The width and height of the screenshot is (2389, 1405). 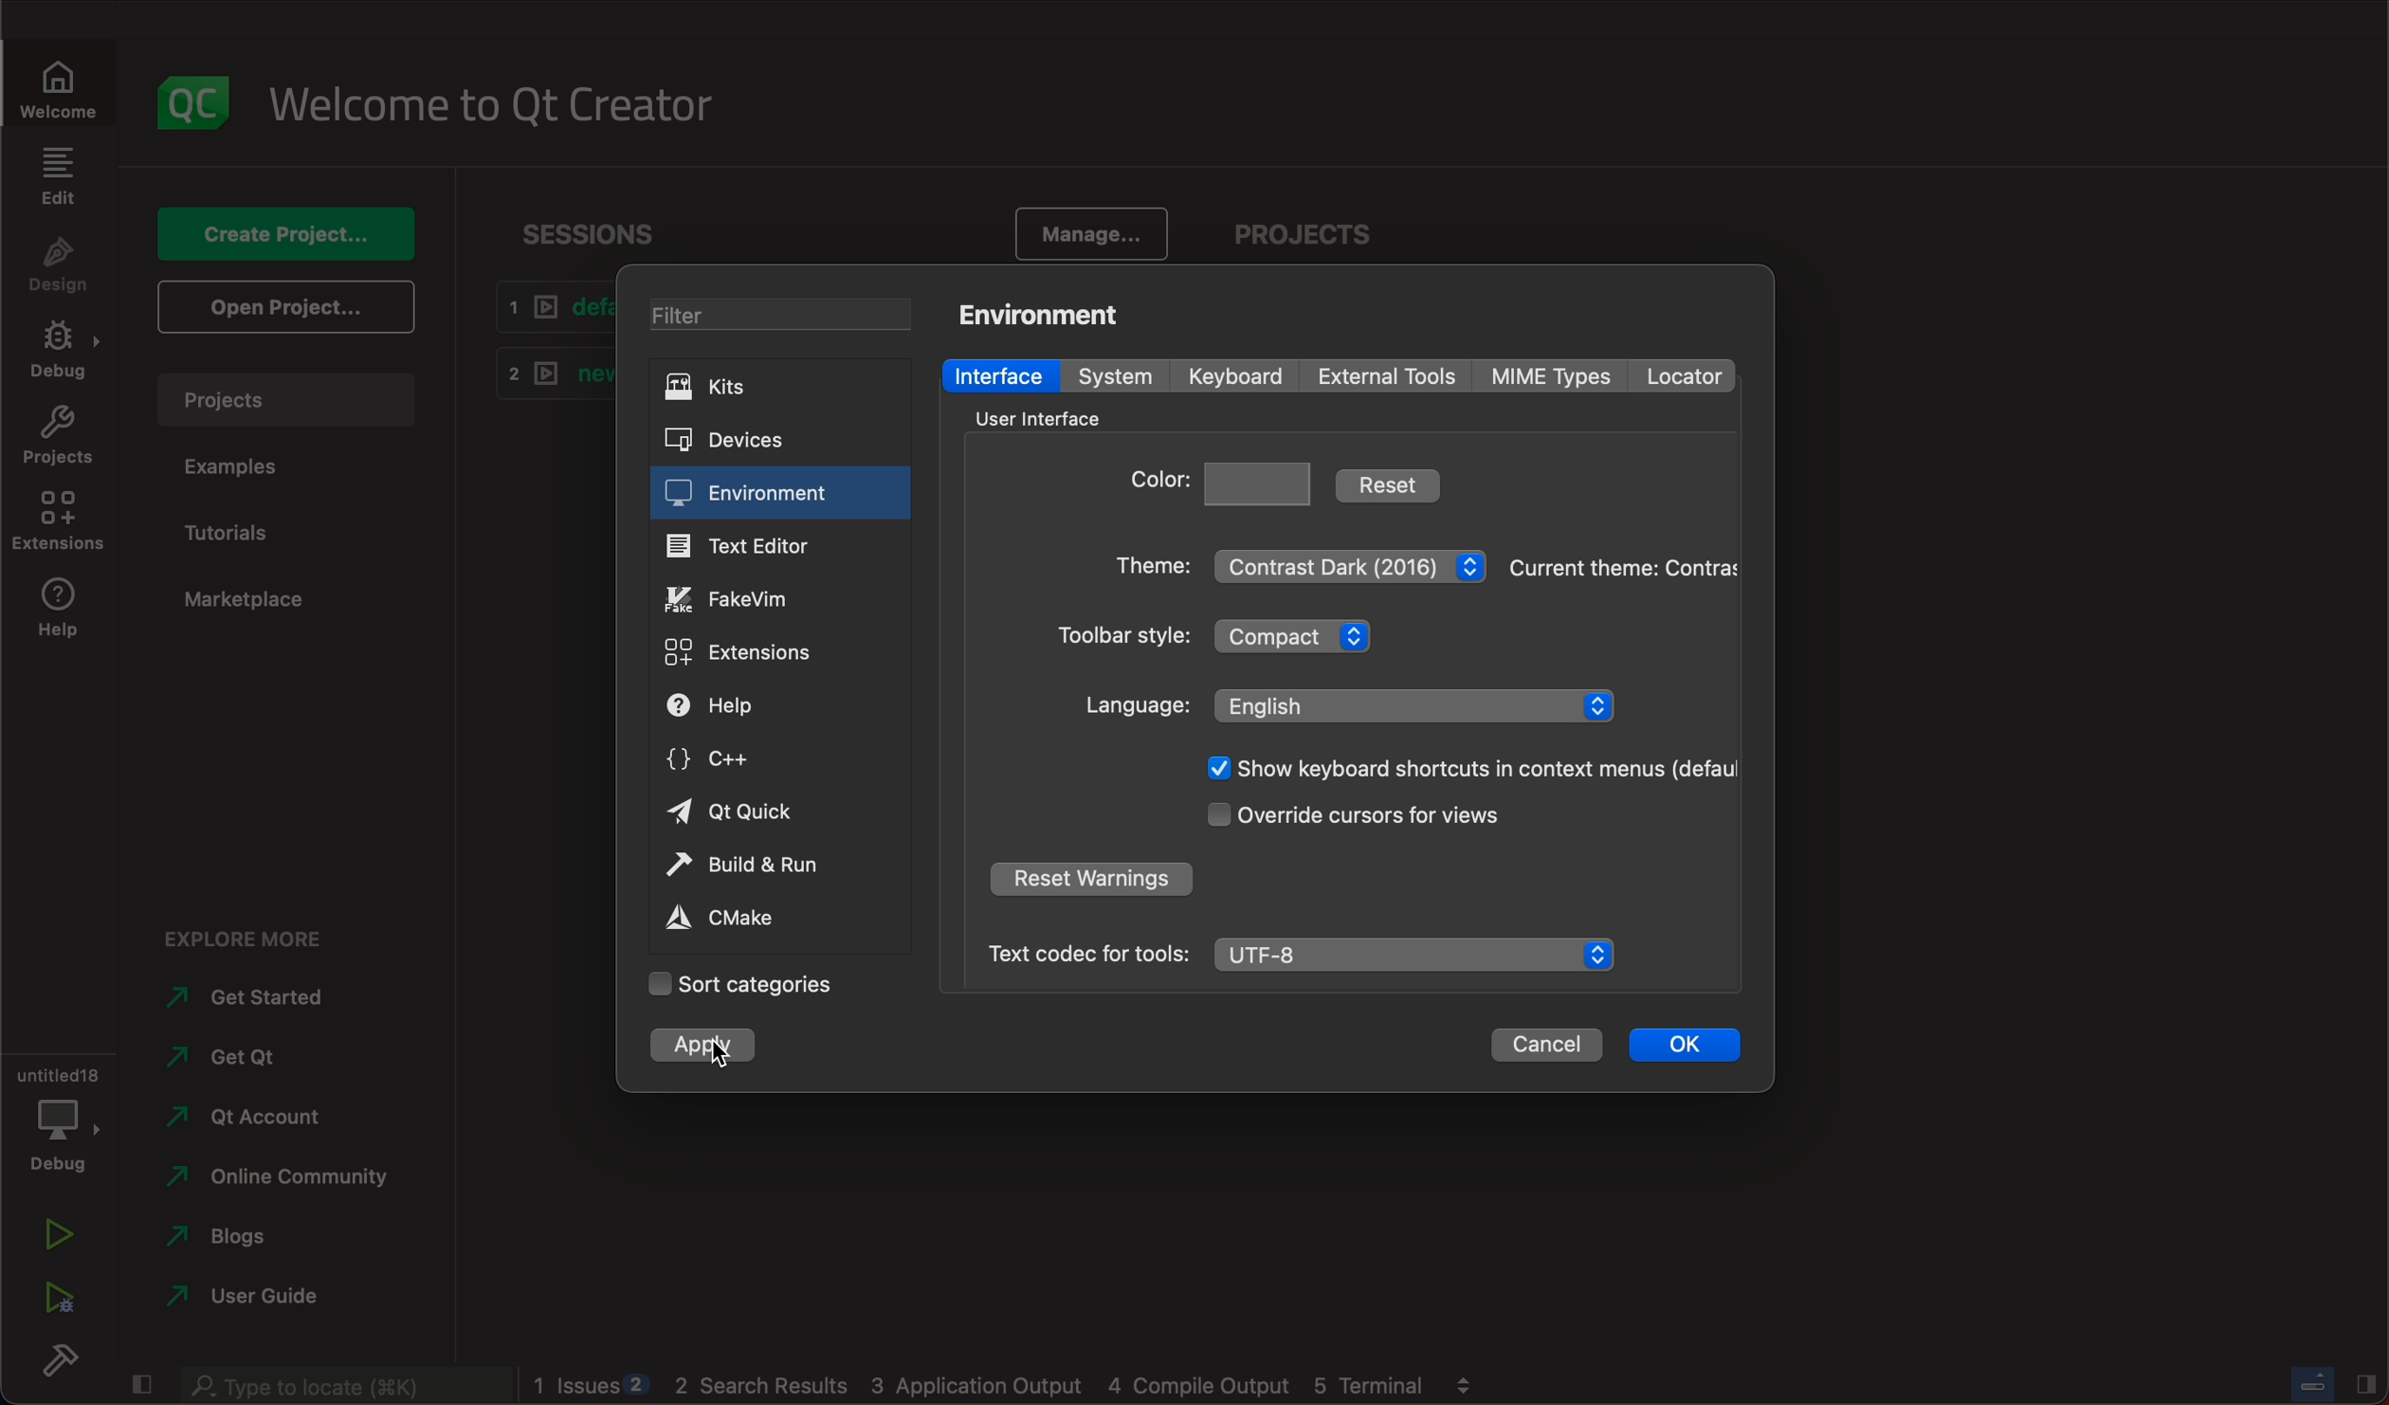 What do you see at coordinates (53, 435) in the screenshot?
I see `projects` at bounding box center [53, 435].